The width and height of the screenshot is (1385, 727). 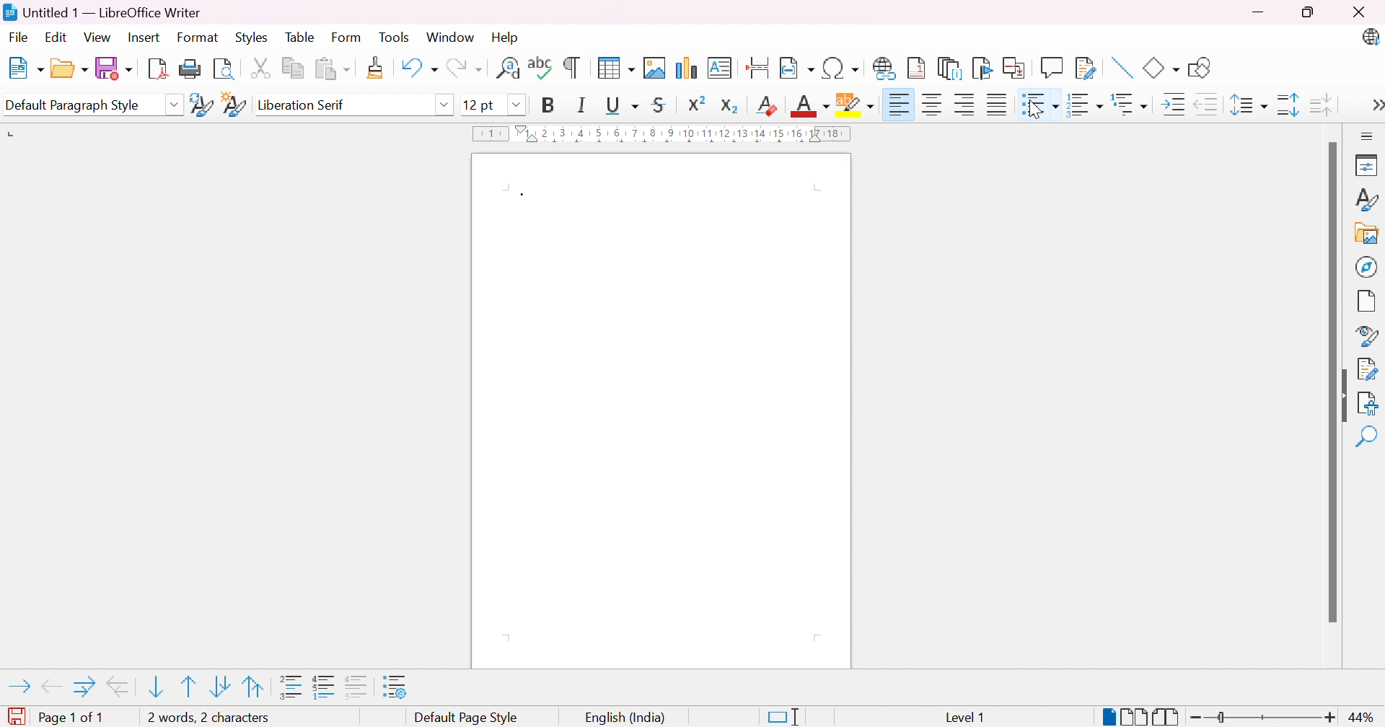 I want to click on Character highlighting color, so click(x=856, y=101).